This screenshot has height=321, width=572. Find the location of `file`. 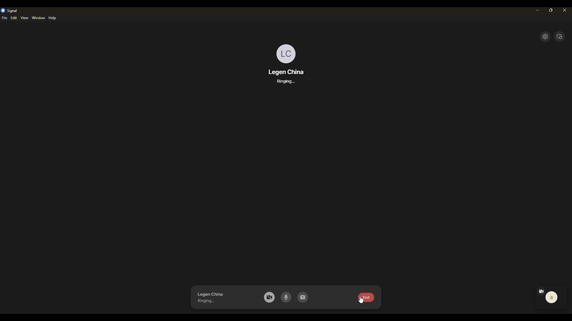

file is located at coordinates (5, 18).